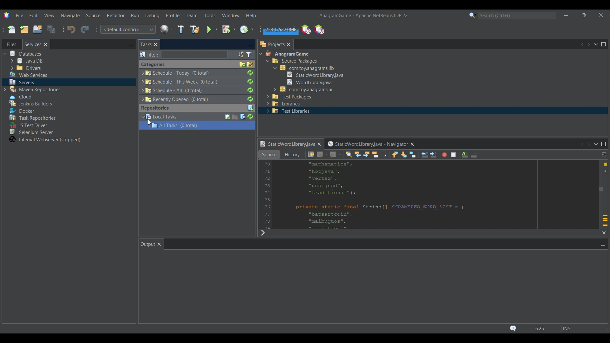 Image resolution: width=610 pixels, height=343 pixels. Describe the element at coordinates (286, 54) in the screenshot. I see `` at that location.